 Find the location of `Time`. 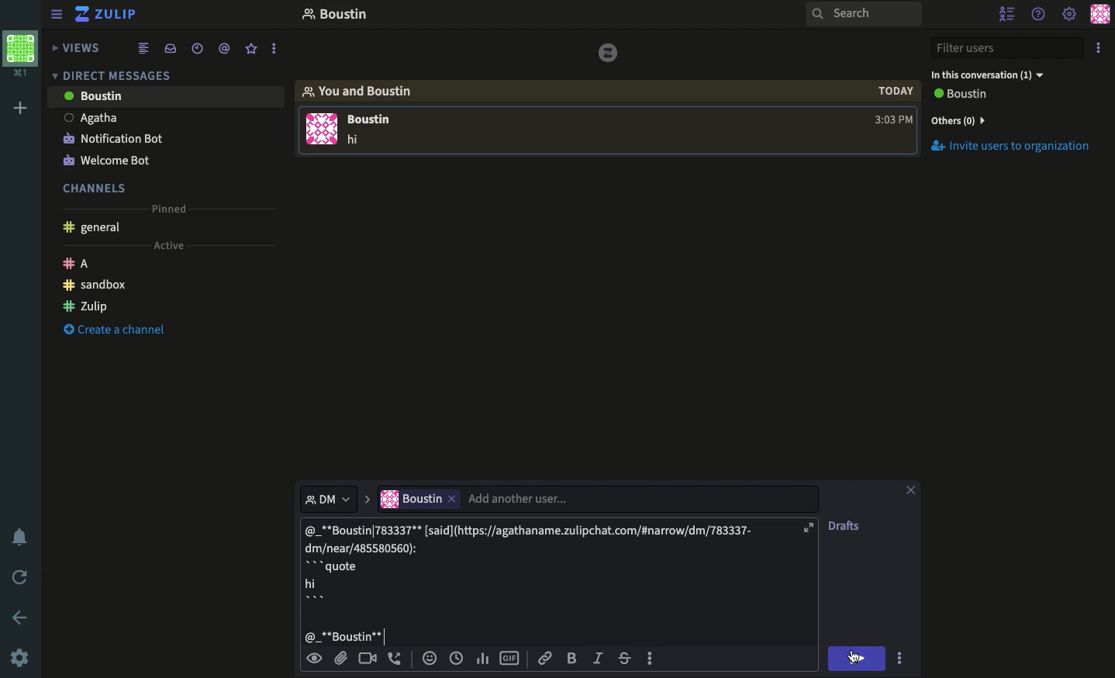

Time is located at coordinates (457, 658).